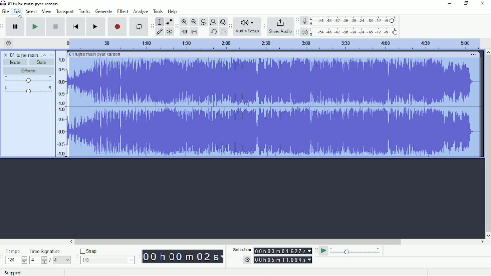 Image resolution: width=491 pixels, height=276 pixels. What do you see at coordinates (272, 44) in the screenshot?
I see `Timeline` at bounding box center [272, 44].